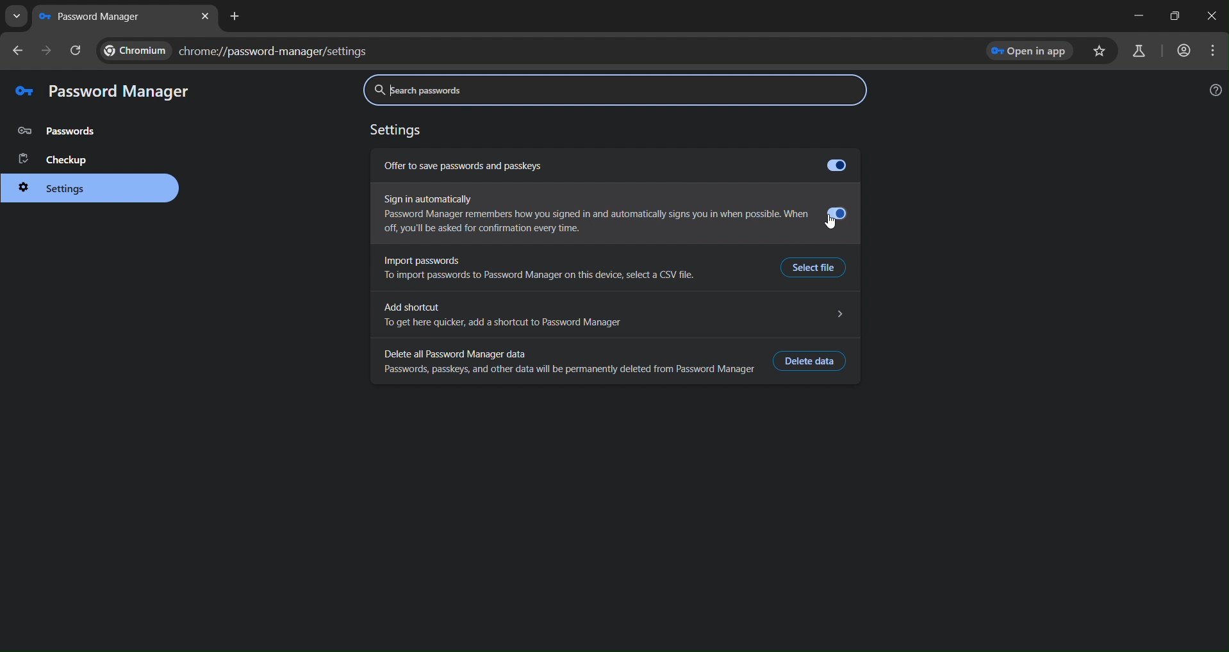 The height and width of the screenshot is (652, 1229). Describe the element at coordinates (1185, 51) in the screenshot. I see `accounts` at that location.